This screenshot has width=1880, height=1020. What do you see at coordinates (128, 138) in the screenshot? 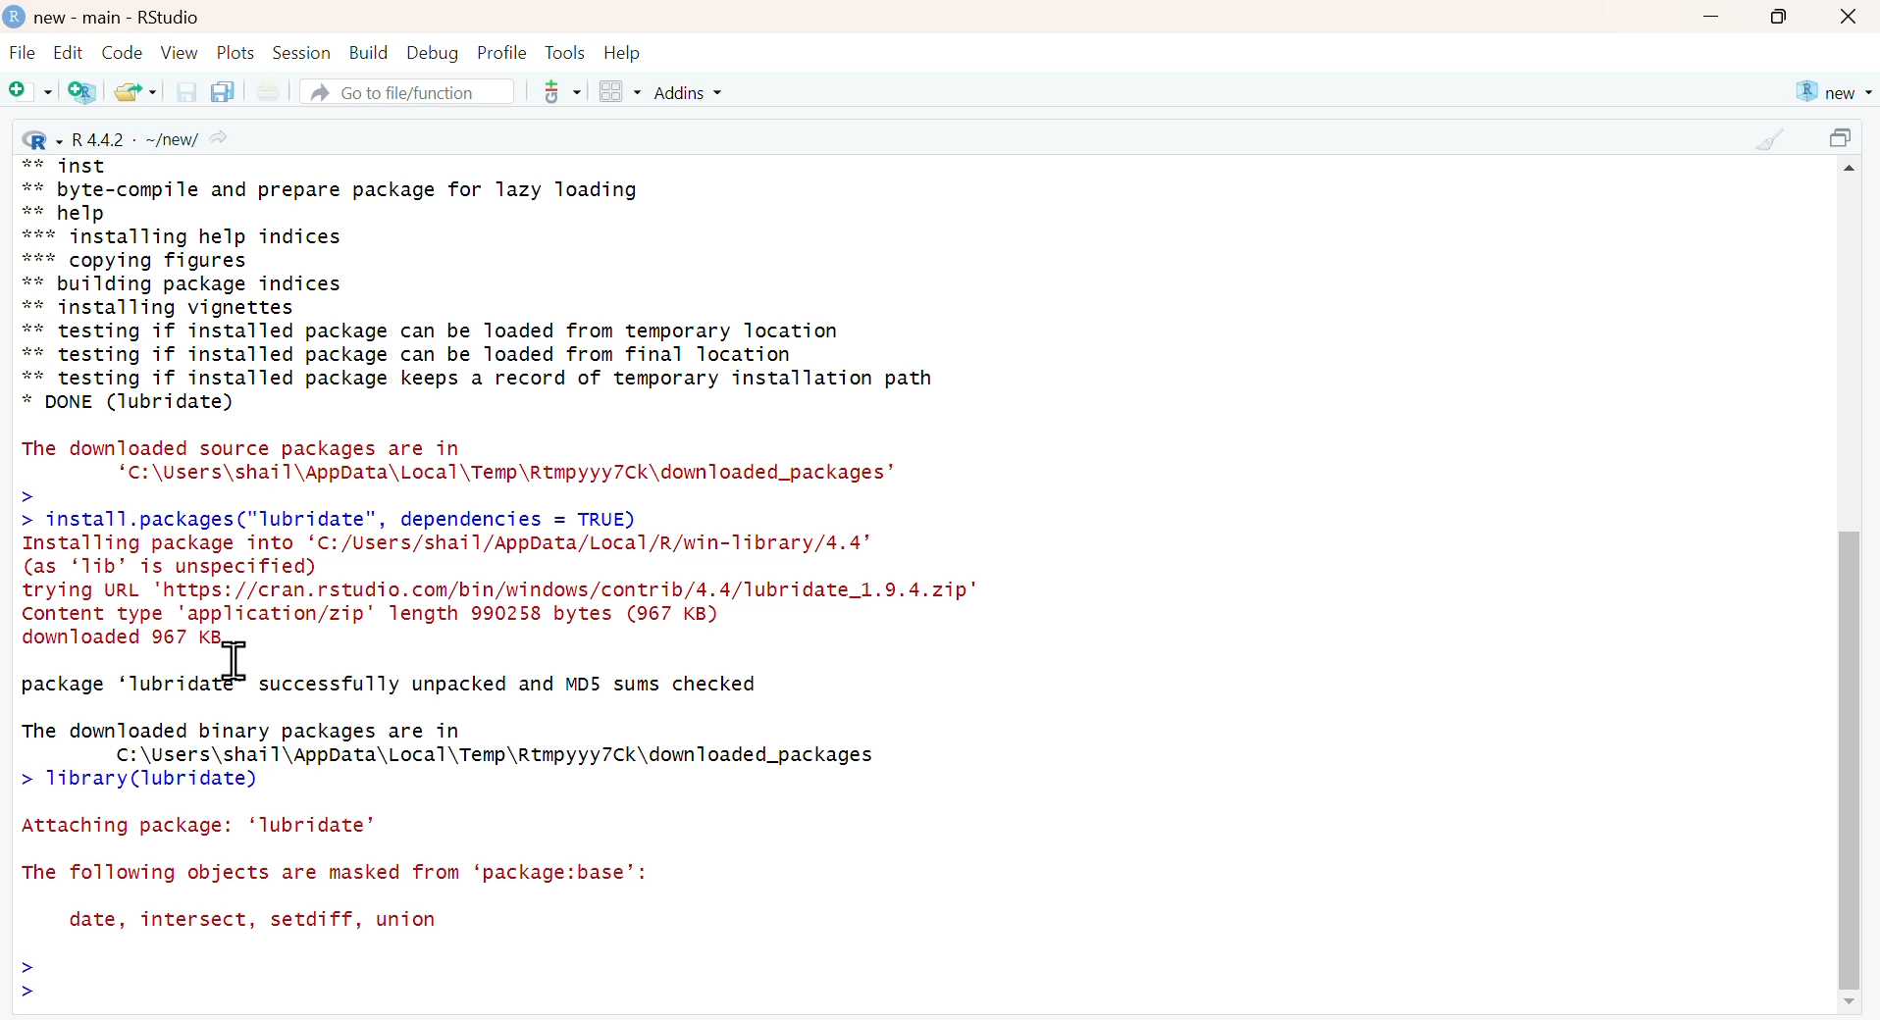
I see `R 4.4.2 . ~/new/` at bounding box center [128, 138].